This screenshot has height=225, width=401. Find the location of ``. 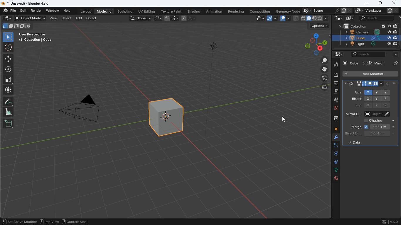

 is located at coordinates (383, 26).